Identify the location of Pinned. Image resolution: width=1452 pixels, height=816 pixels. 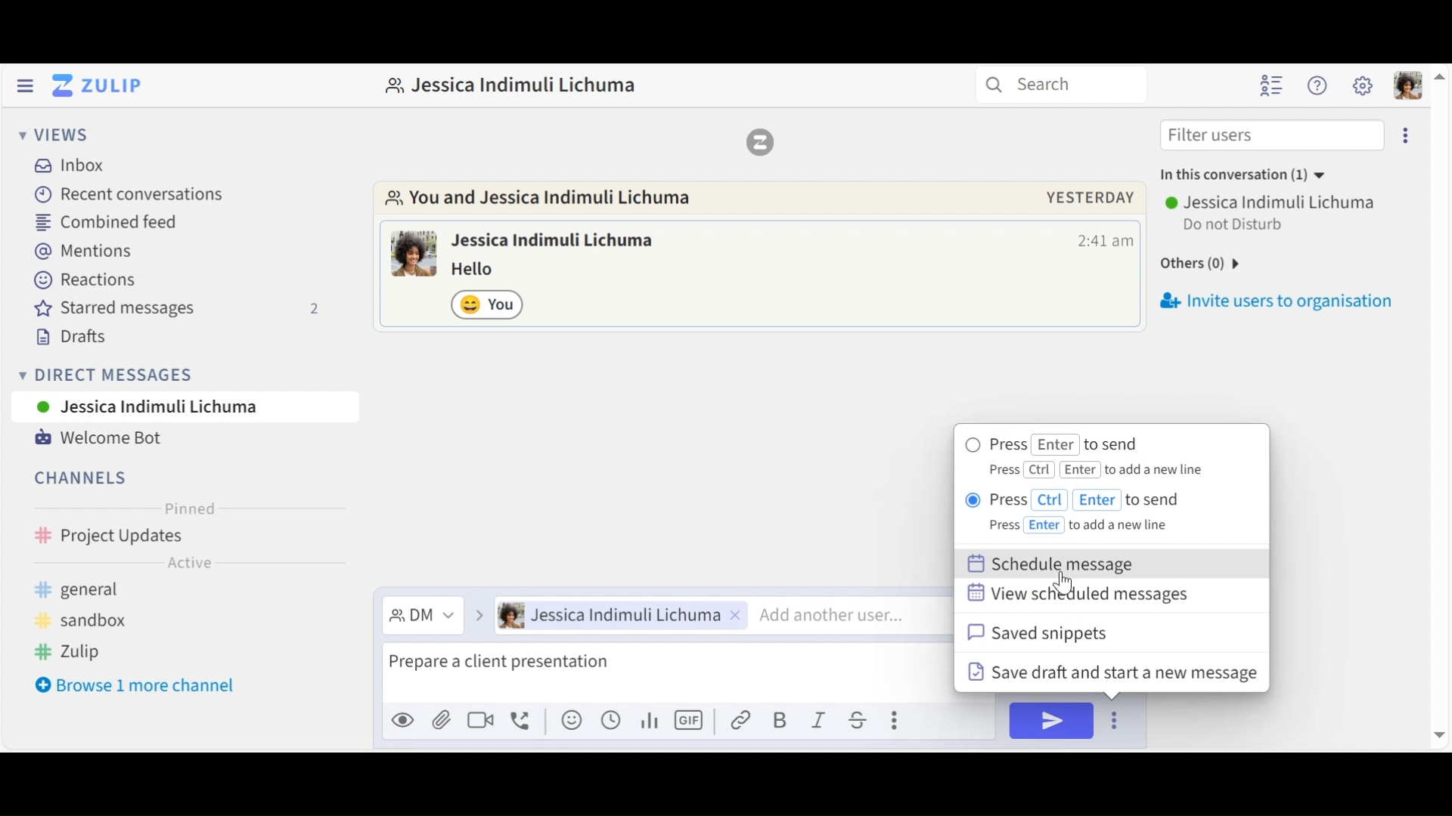
(190, 508).